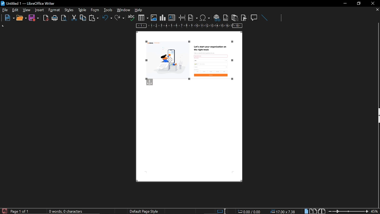 This screenshot has width=380, height=214. Describe the element at coordinates (21, 18) in the screenshot. I see `open` at that location.